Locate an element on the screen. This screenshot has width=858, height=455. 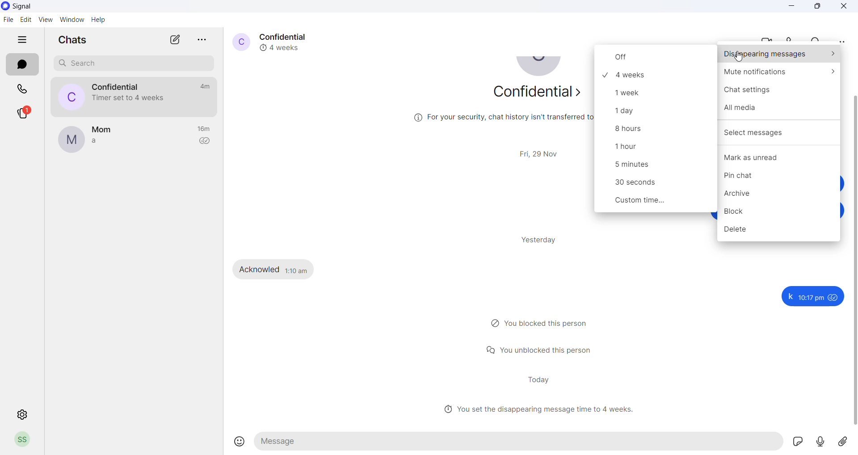
stories is located at coordinates (23, 113).